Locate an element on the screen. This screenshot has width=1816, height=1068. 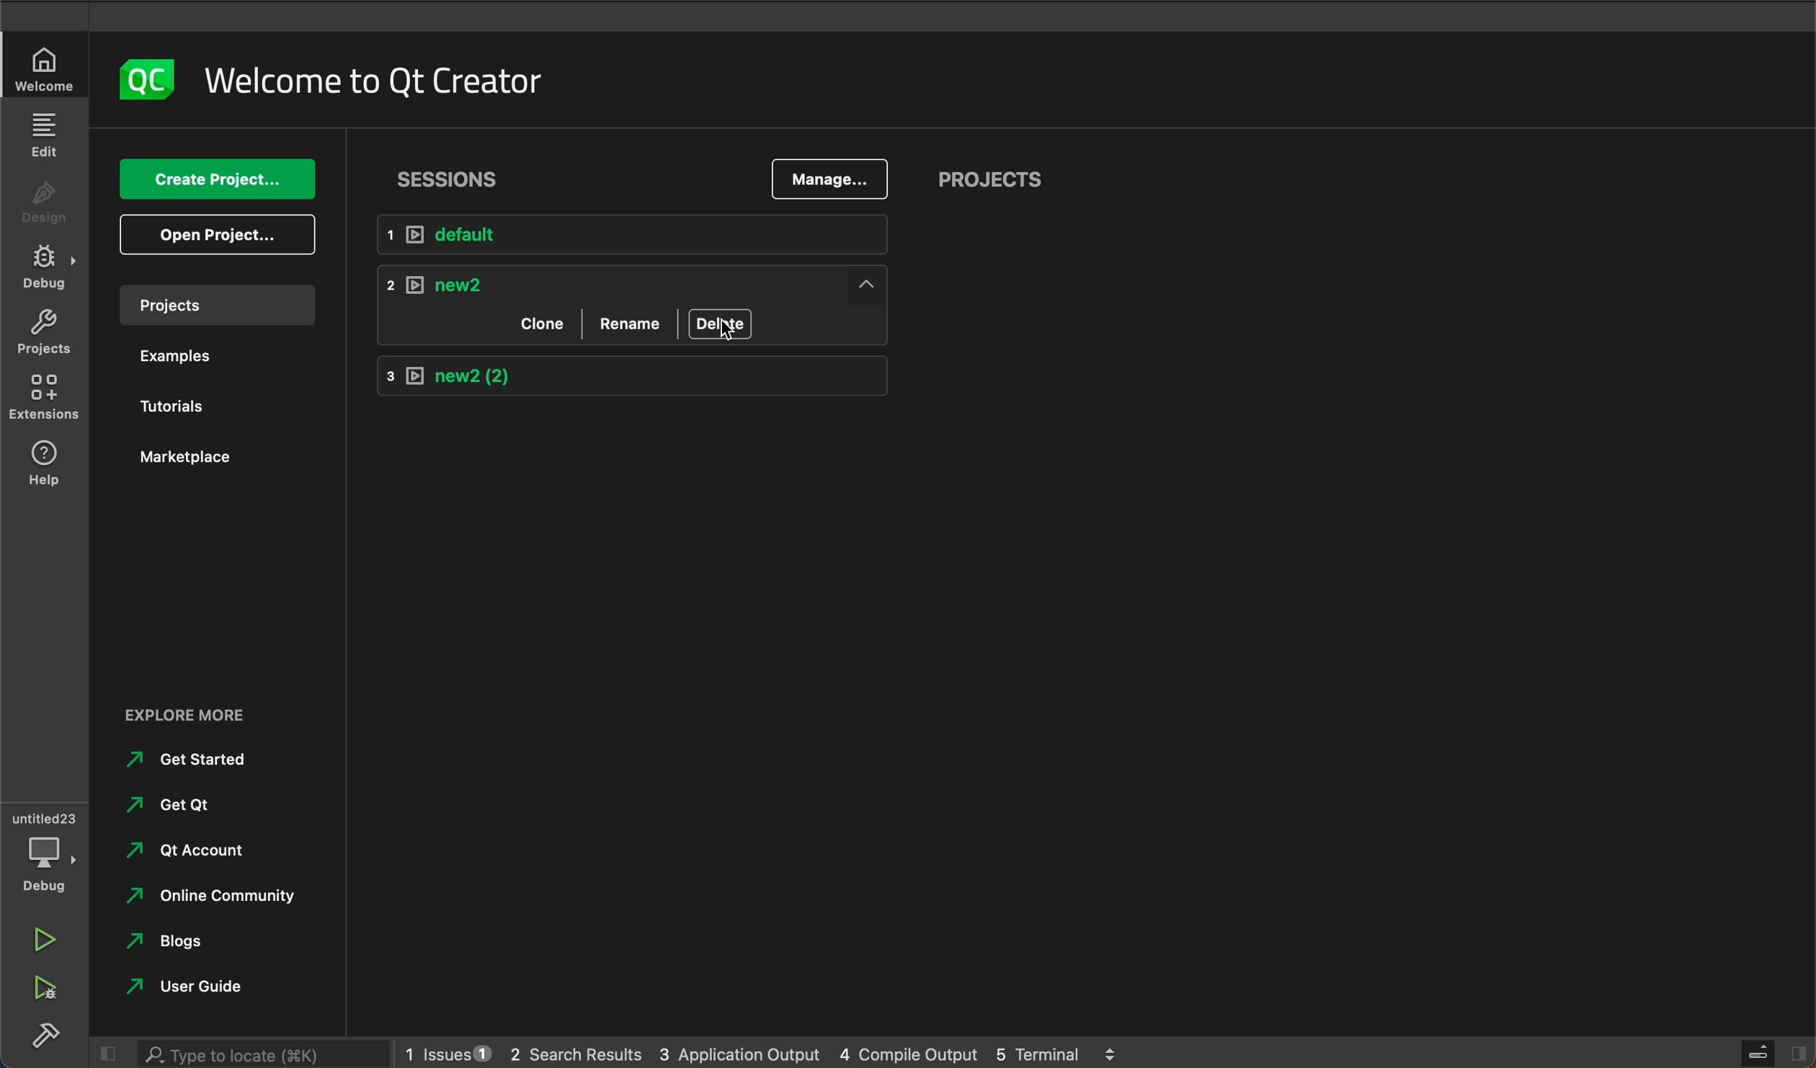
welcome is located at coordinates (46, 69).